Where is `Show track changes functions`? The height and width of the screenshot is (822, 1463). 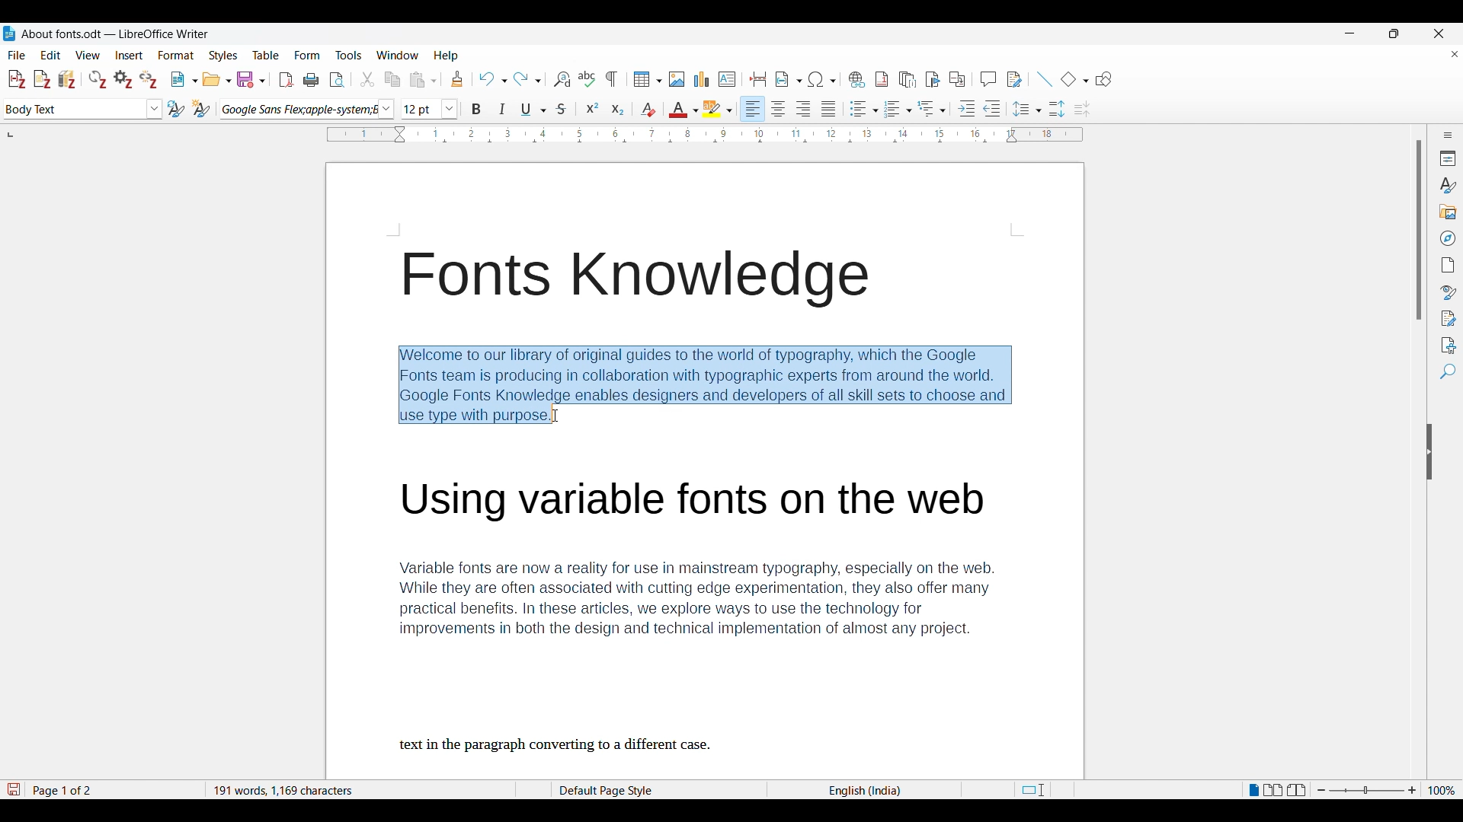
Show track changes functions is located at coordinates (1014, 79).